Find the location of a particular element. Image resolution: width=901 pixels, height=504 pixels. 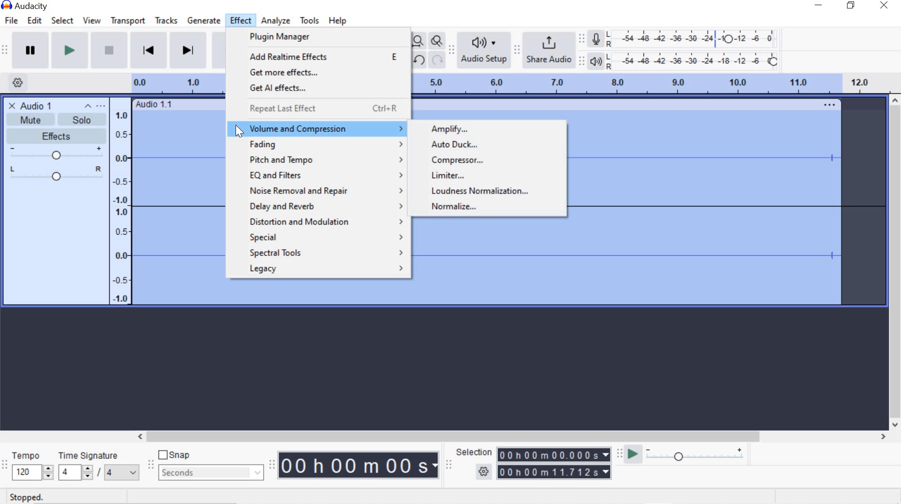

SOLO is located at coordinates (79, 119).